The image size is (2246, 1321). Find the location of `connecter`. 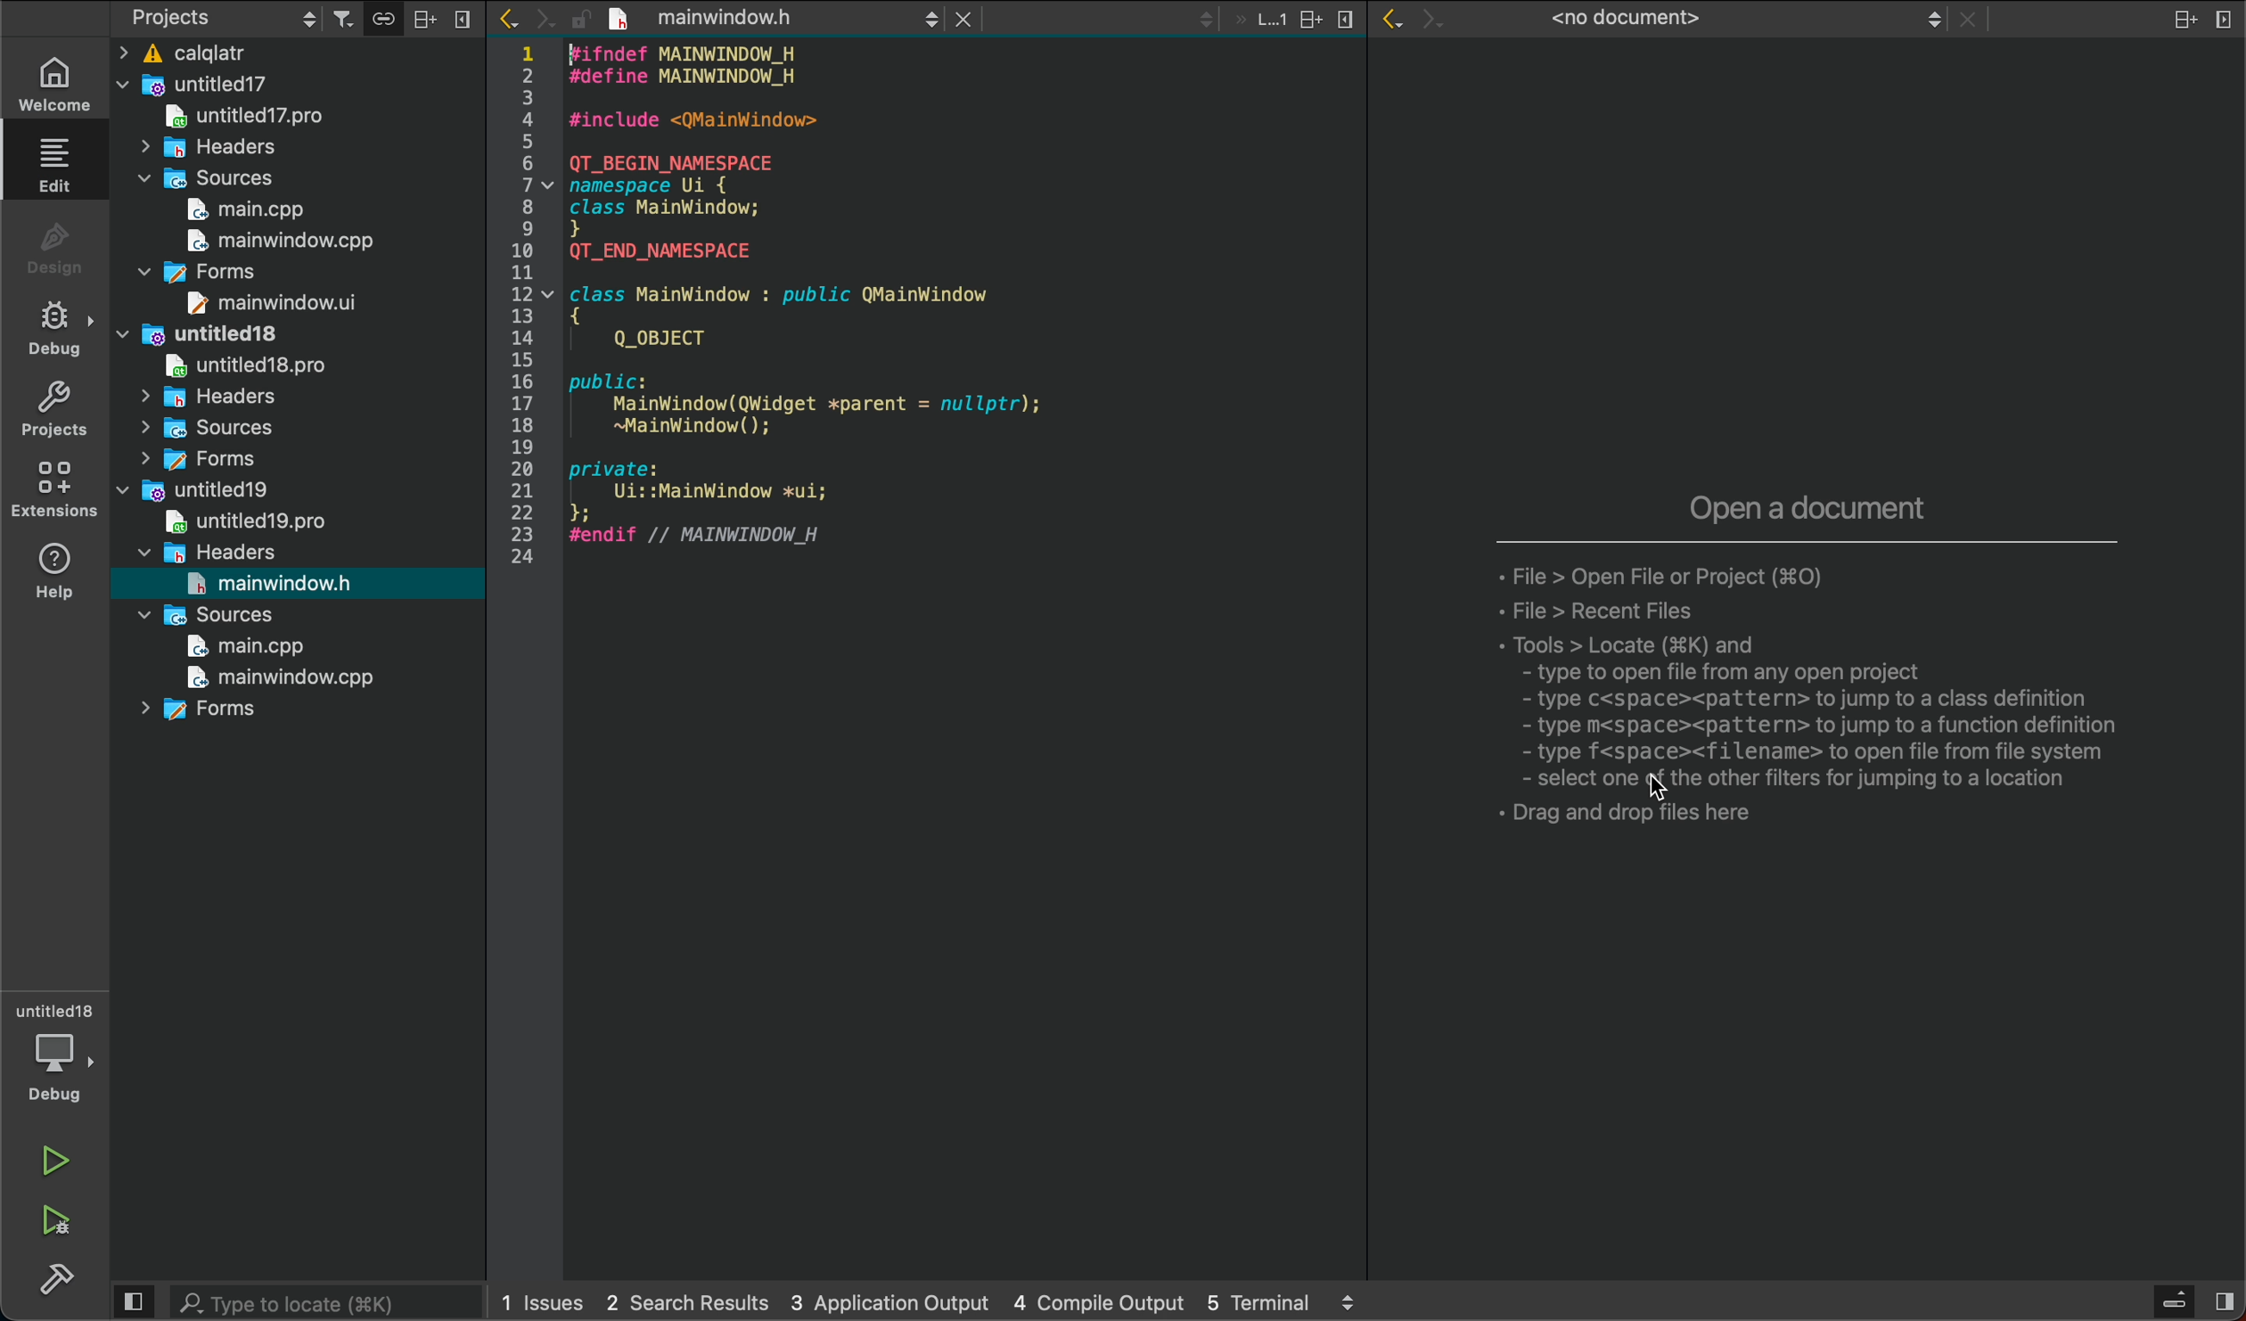

connecter is located at coordinates (392, 21).